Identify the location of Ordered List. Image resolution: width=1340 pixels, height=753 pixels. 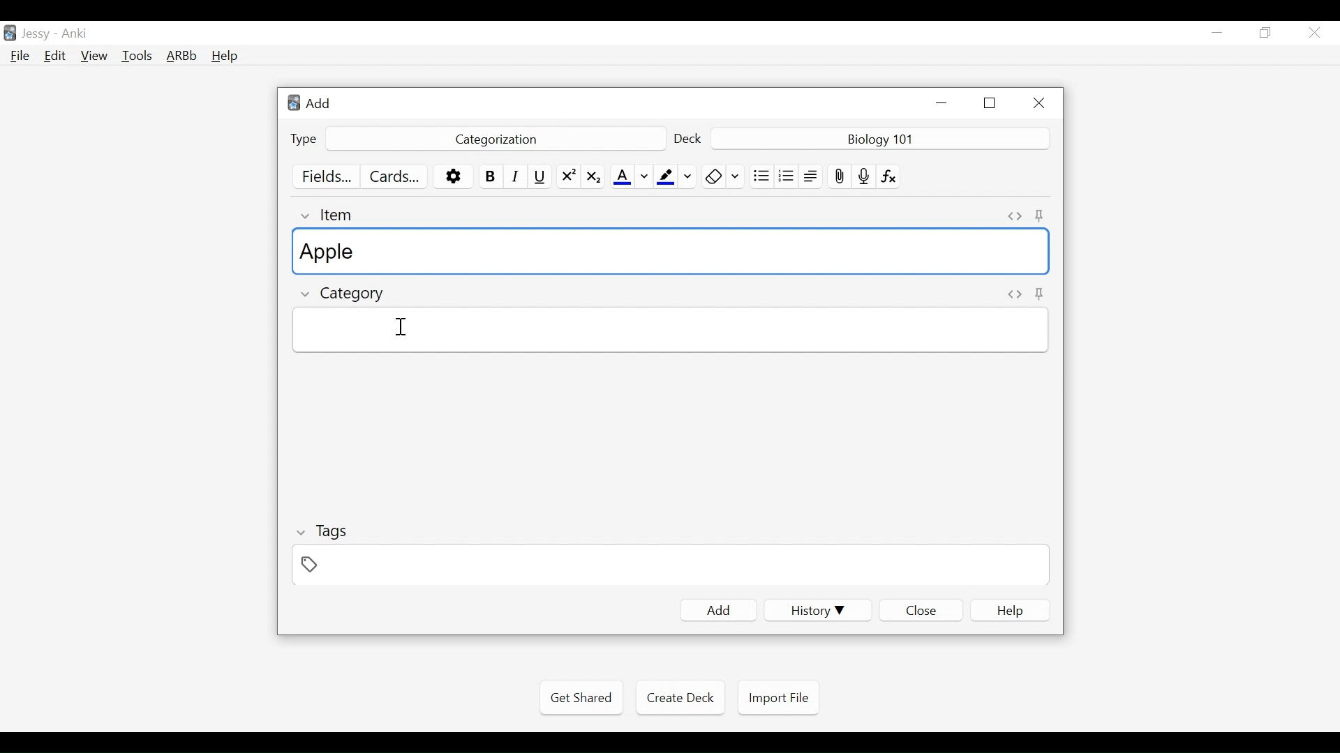
(787, 177).